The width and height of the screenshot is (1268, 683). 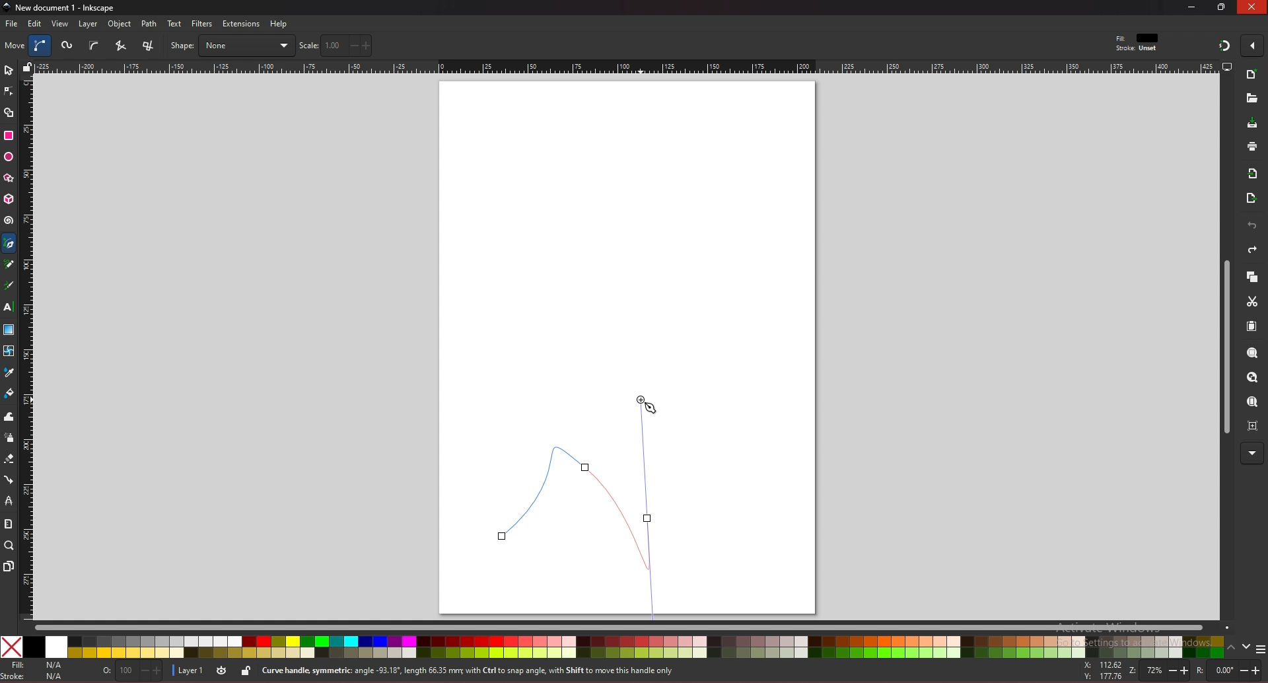 I want to click on spray, so click(x=9, y=438).